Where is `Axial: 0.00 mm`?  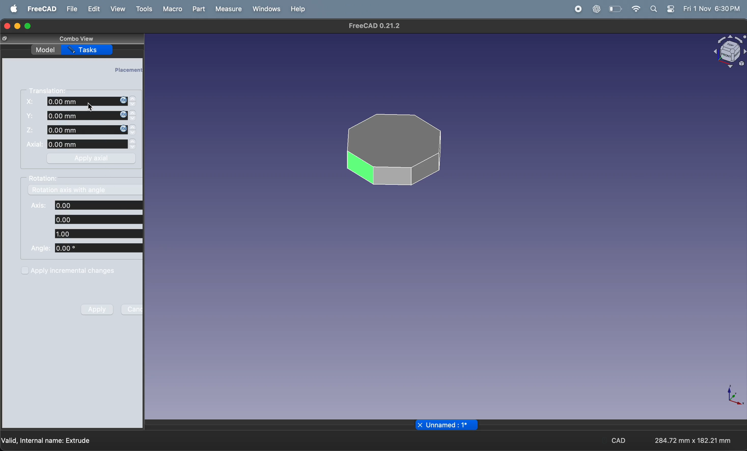 Axial: 0.00 mm is located at coordinates (76, 145).